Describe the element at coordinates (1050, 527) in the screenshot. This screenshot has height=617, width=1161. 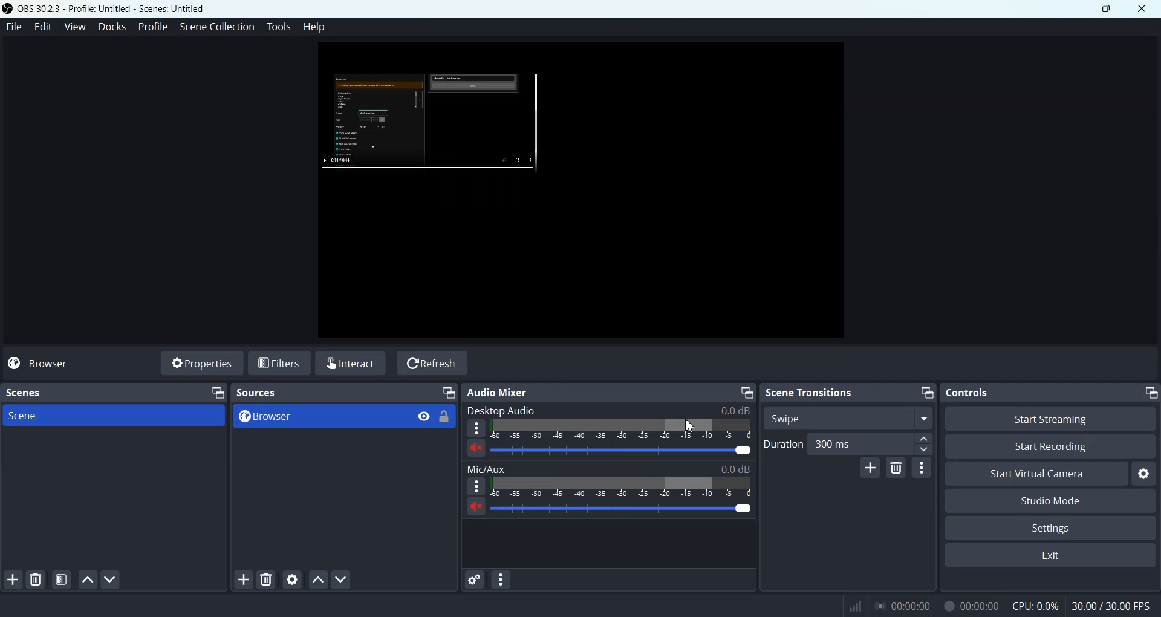
I see `Settings` at that location.